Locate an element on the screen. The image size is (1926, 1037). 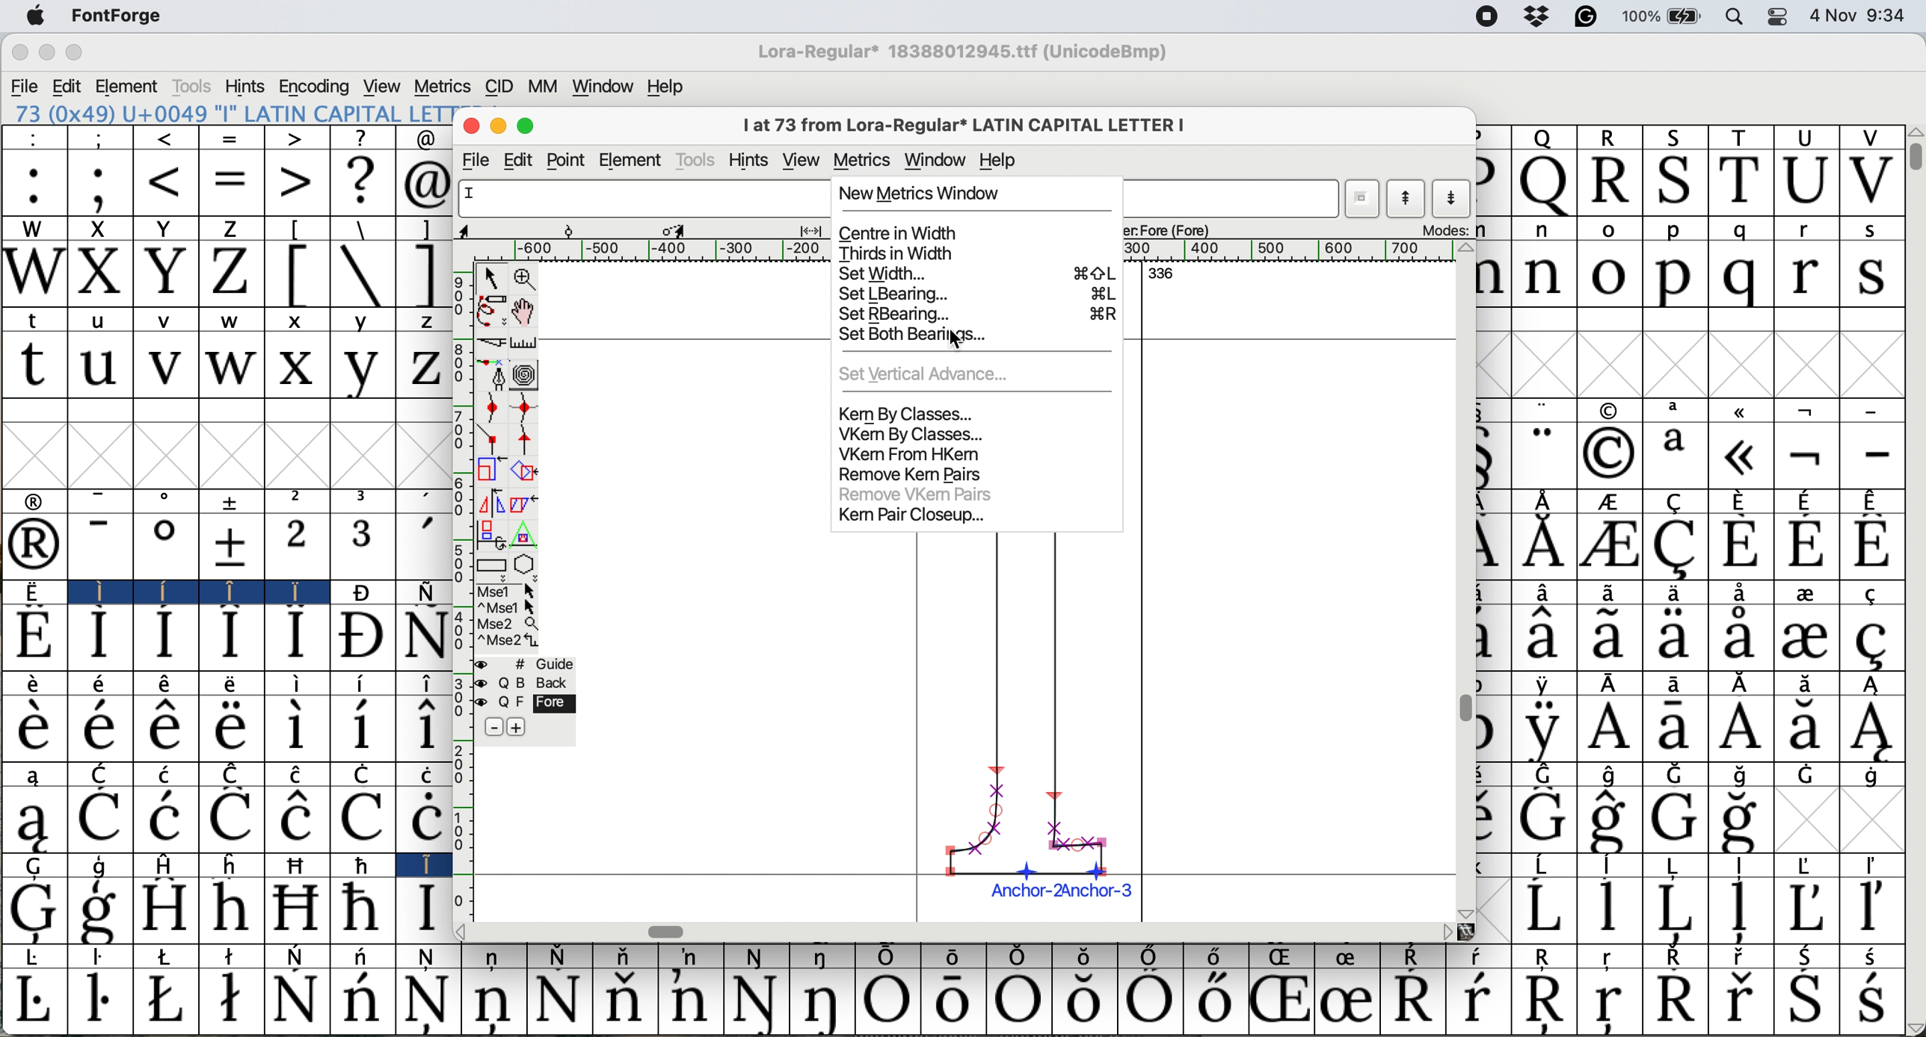
Symbol is located at coordinates (425, 683).